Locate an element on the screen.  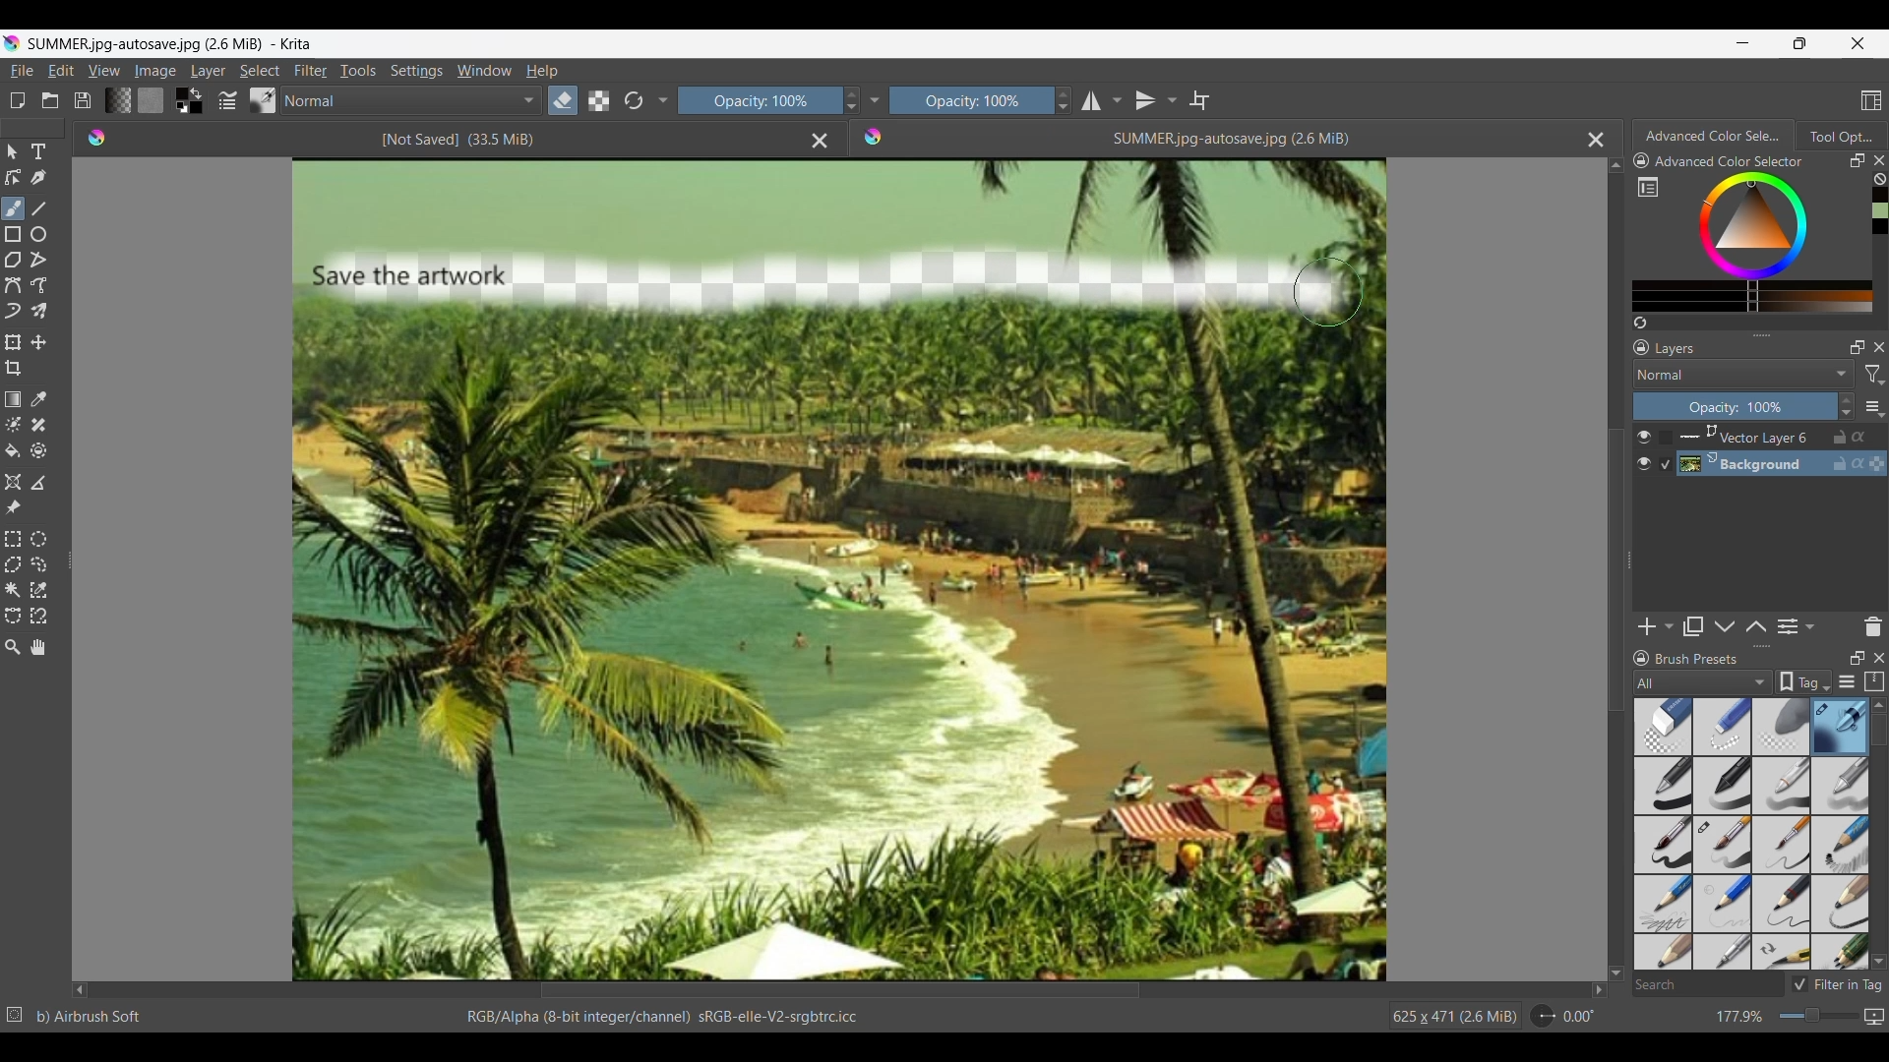
Elliptical selection tool is located at coordinates (38, 539).